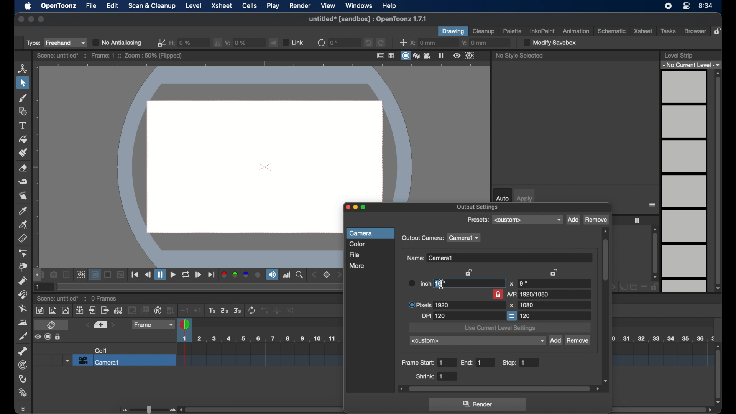 Image resolution: width=736 pixels, height=414 pixels. Describe the element at coordinates (389, 6) in the screenshot. I see `help` at that location.